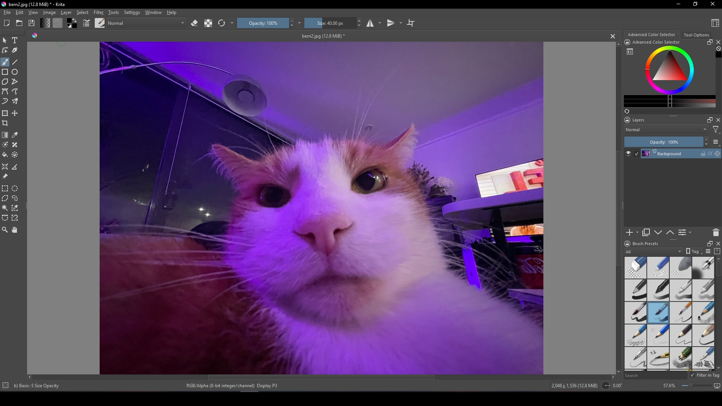  What do you see at coordinates (652, 34) in the screenshot?
I see `Advanced color selector` at bounding box center [652, 34].